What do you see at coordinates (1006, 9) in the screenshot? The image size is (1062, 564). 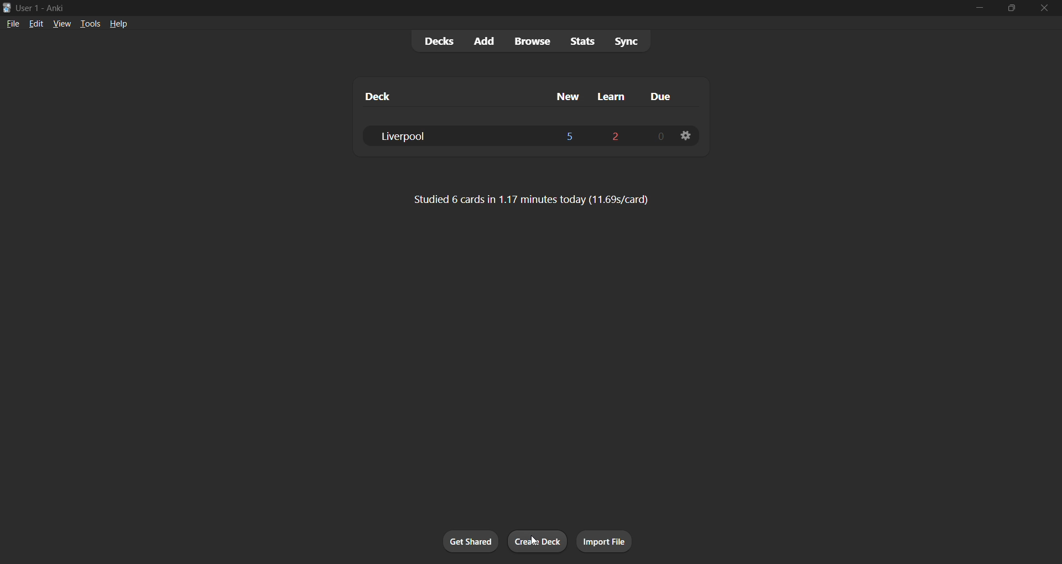 I see `maximize/restore` at bounding box center [1006, 9].